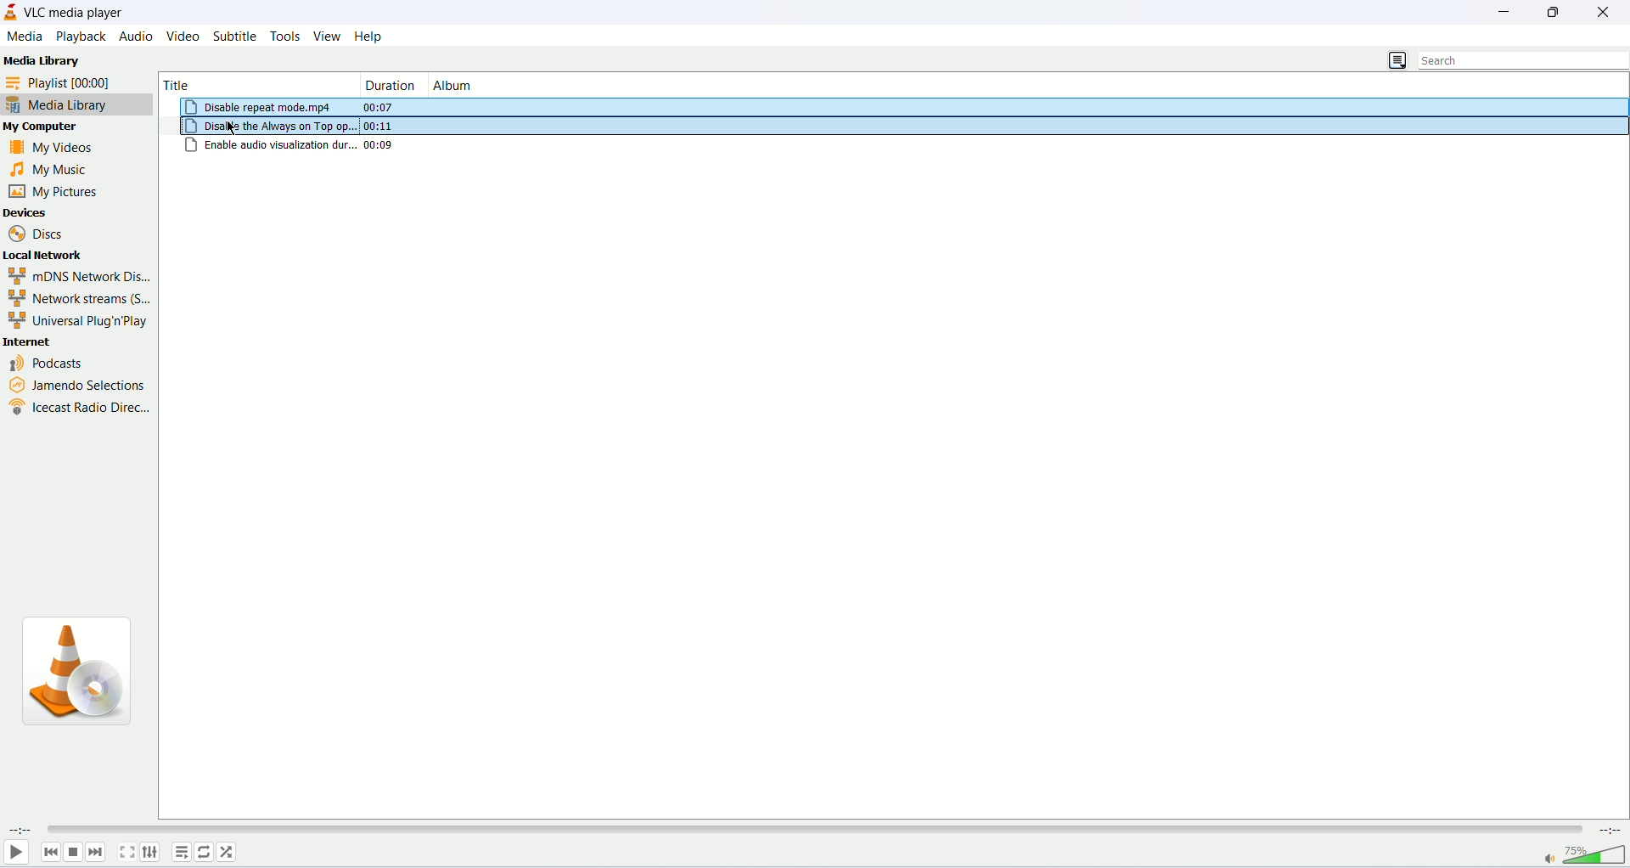 This screenshot has width=1630, height=868. I want to click on 00:07, so click(383, 107).